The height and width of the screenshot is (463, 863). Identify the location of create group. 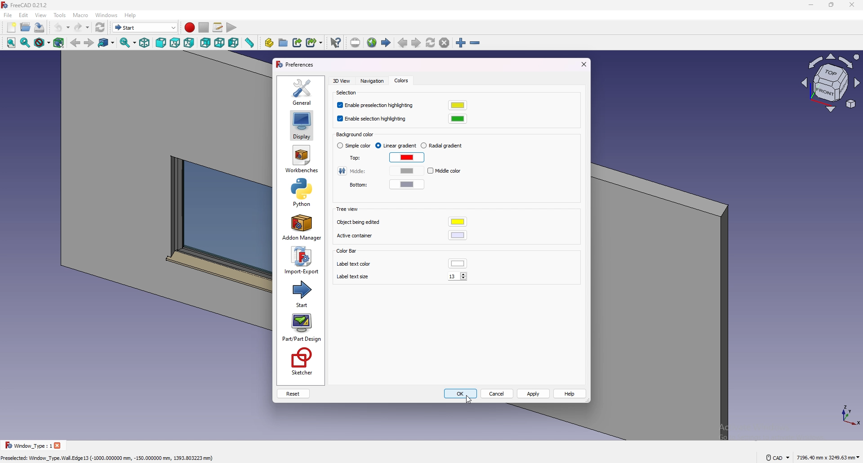
(284, 42).